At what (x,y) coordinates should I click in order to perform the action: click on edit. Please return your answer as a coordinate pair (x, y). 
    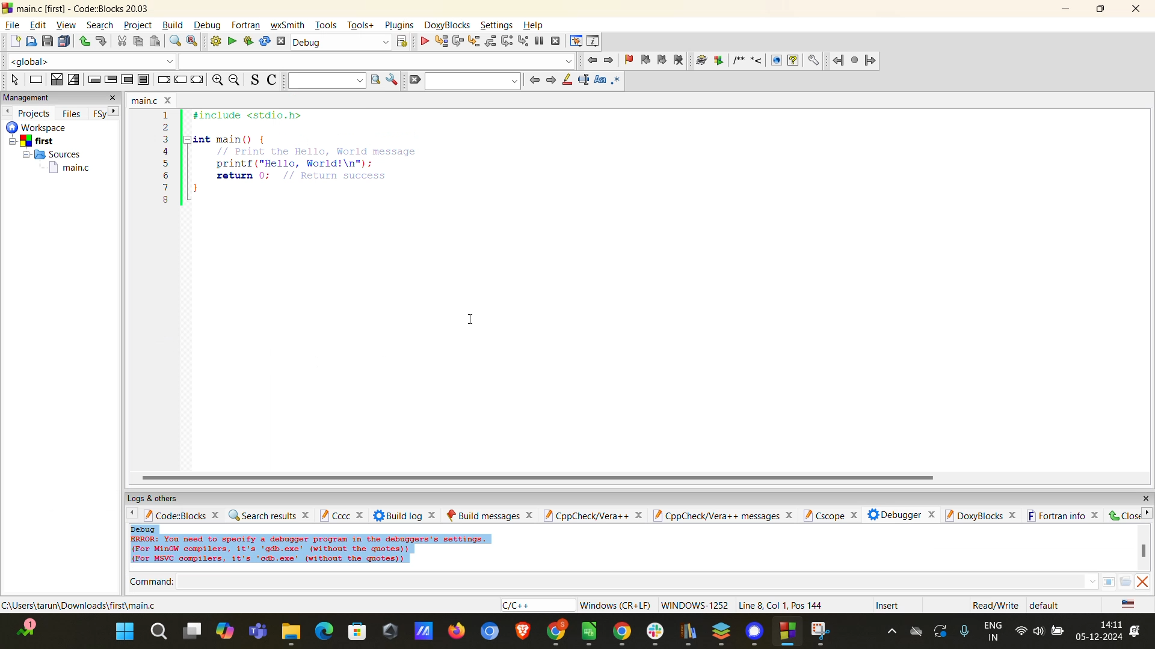
    Looking at the image, I should click on (38, 26).